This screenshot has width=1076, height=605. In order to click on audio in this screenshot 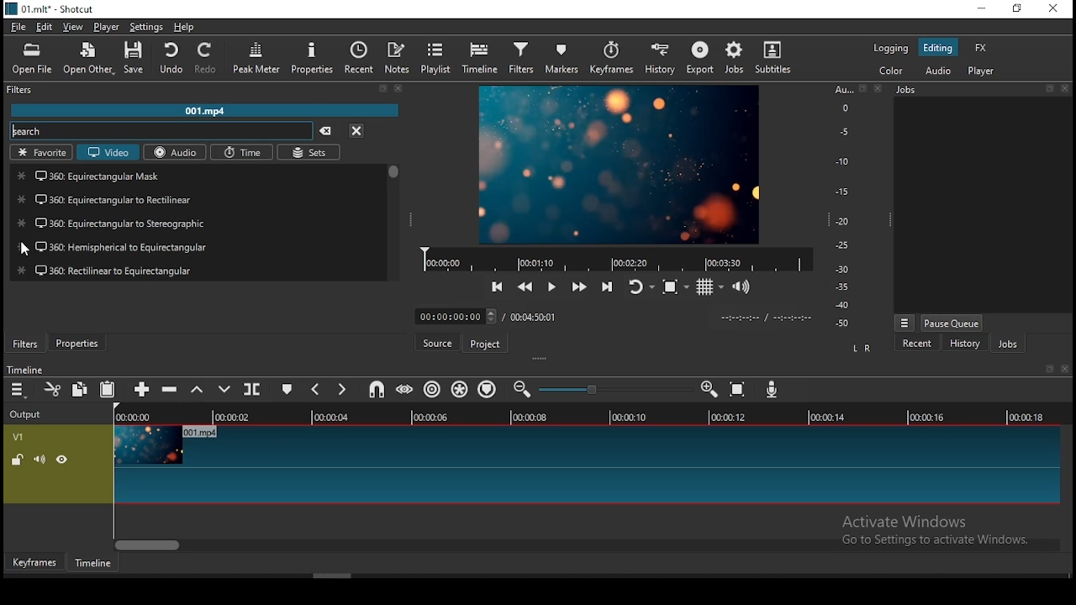, I will do `click(941, 71)`.